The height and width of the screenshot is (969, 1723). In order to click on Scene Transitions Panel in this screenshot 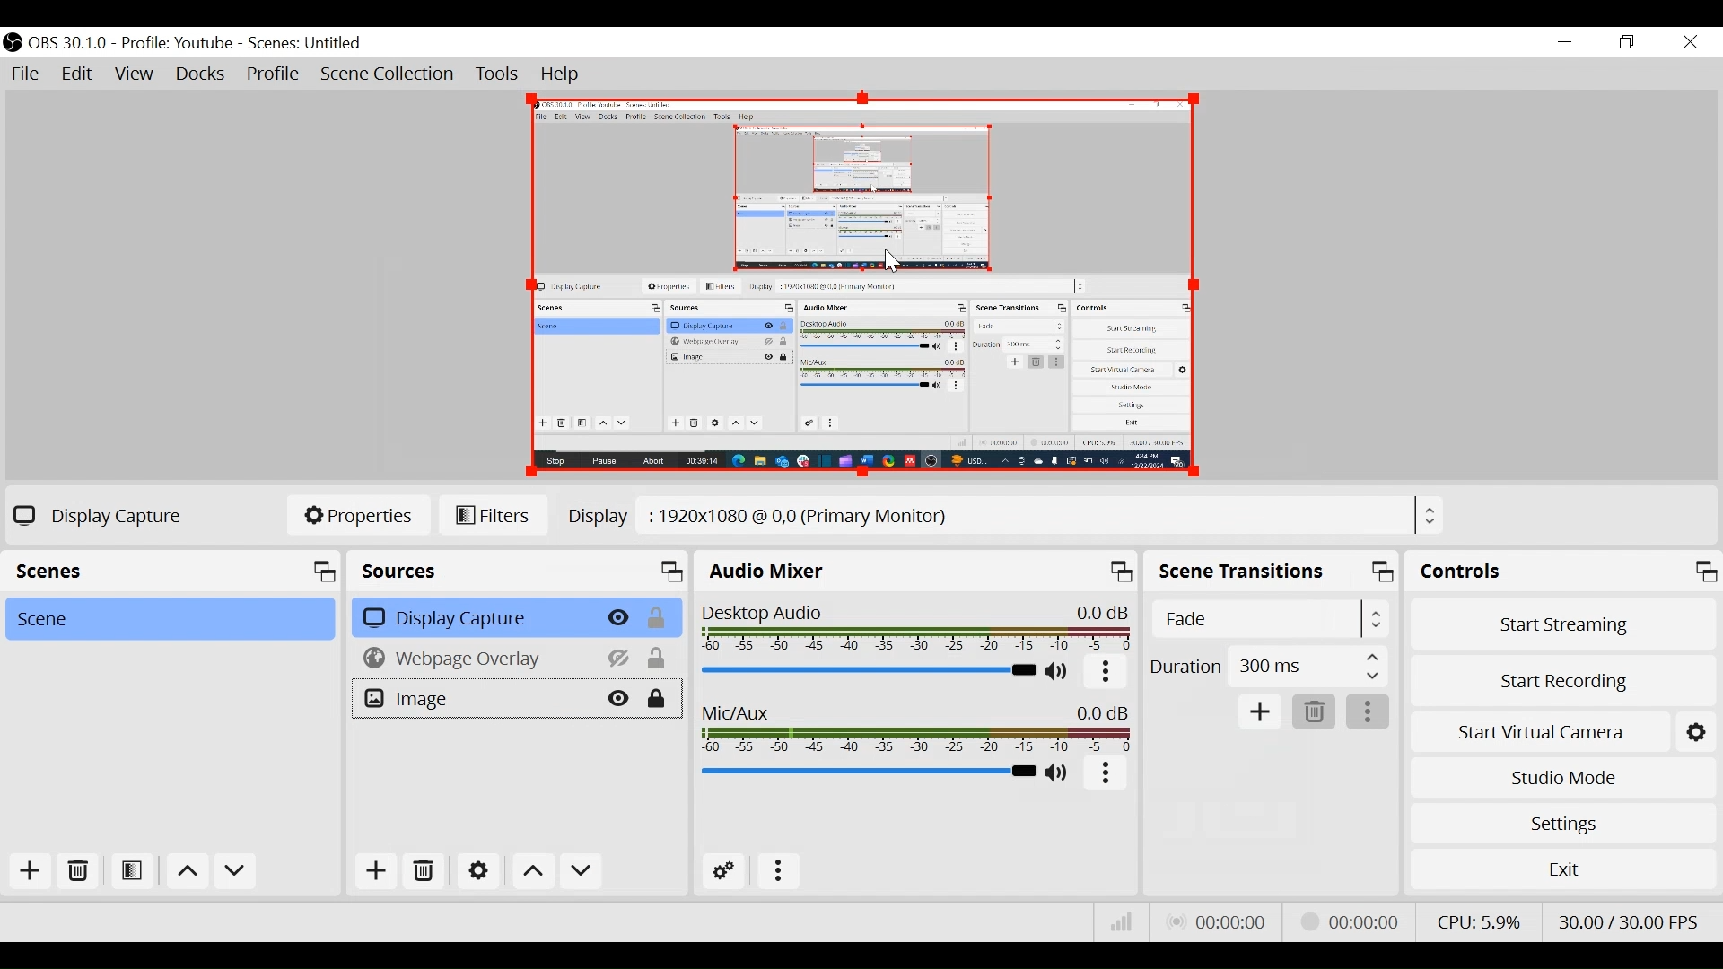, I will do `click(1273, 573)`.